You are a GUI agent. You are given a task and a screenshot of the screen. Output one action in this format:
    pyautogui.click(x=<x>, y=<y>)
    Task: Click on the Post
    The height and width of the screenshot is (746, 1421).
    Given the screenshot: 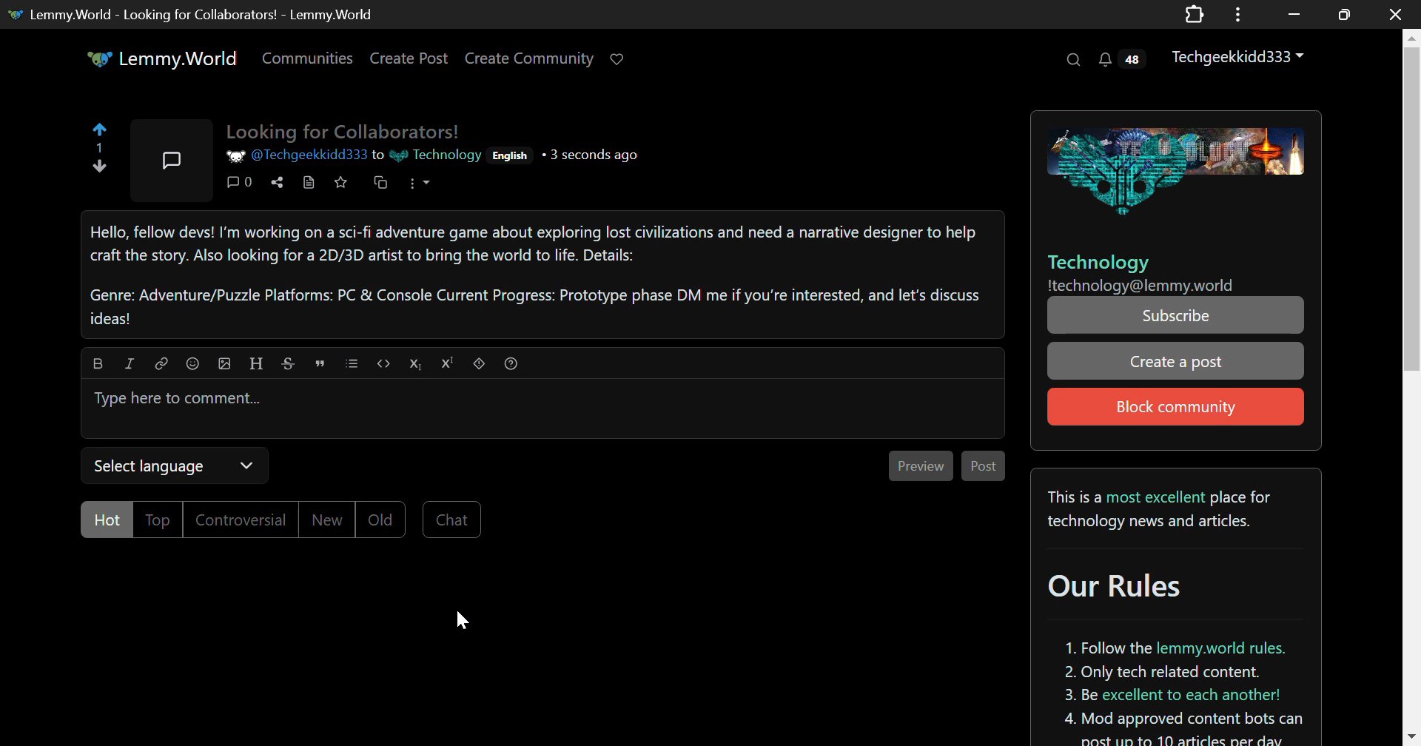 What is the action you would take?
    pyautogui.click(x=981, y=466)
    